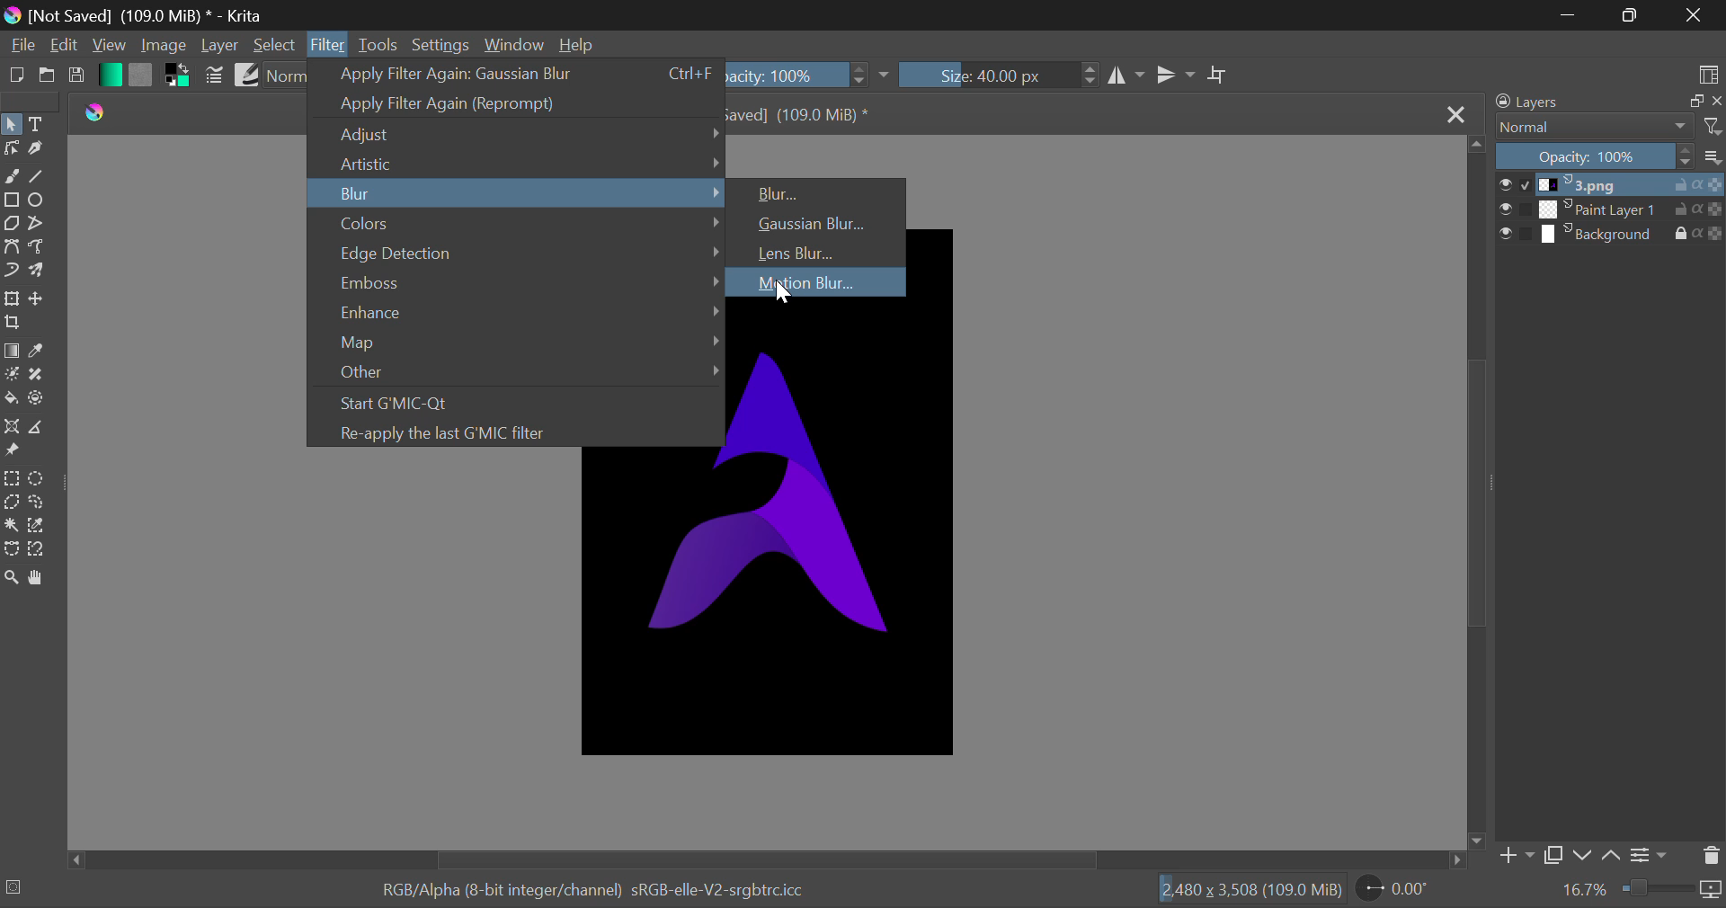  I want to click on Start GMIC-Qt, so click(512, 400).